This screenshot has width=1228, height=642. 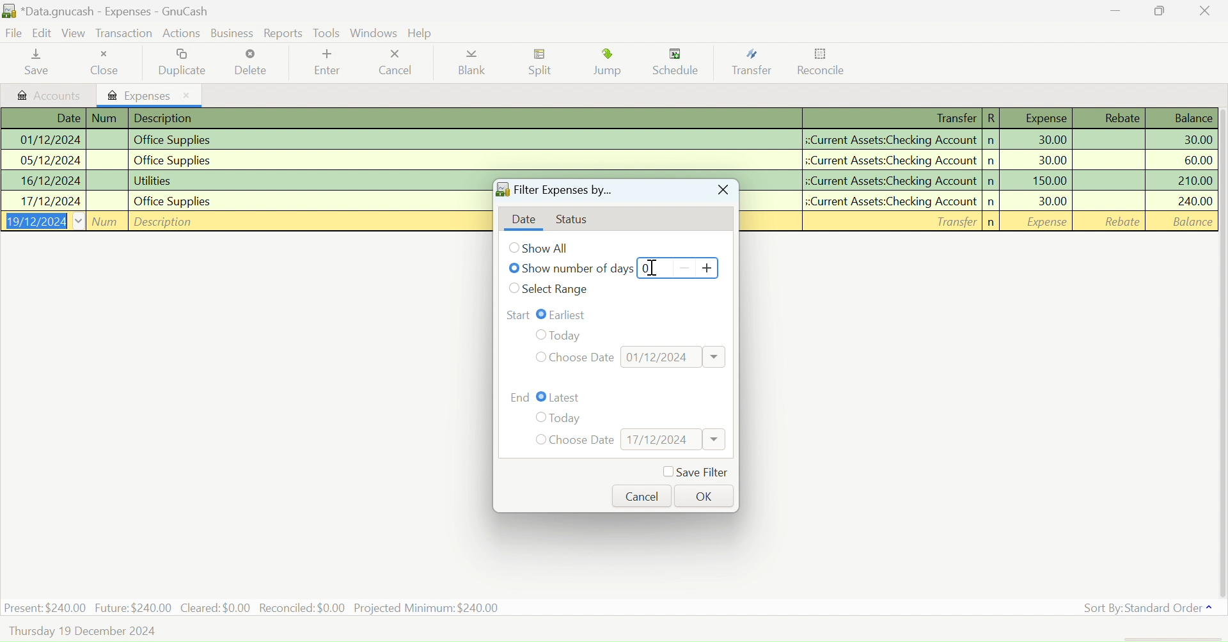 I want to click on Checkbox, so click(x=539, y=334).